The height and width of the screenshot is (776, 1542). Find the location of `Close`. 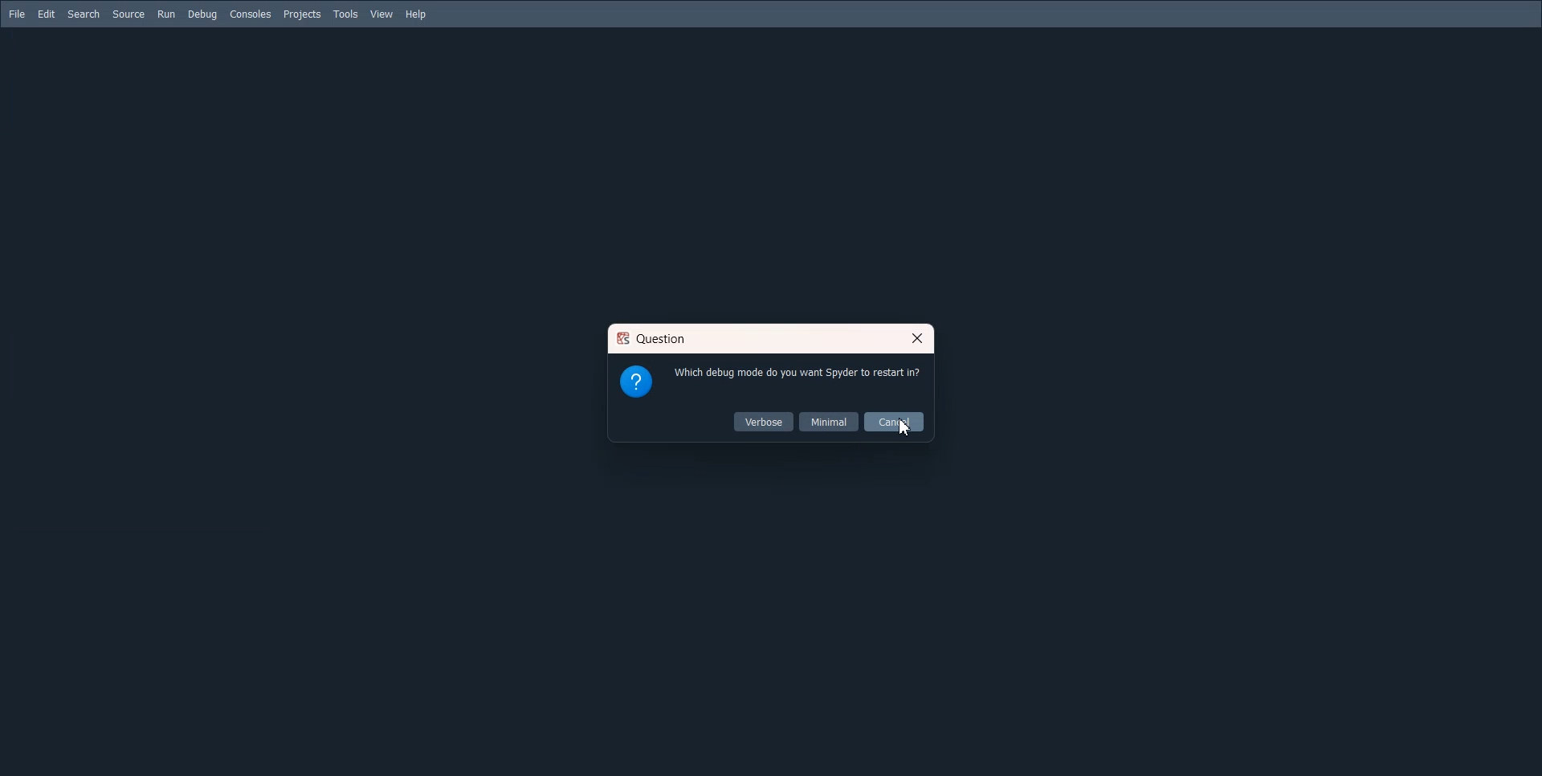

Close is located at coordinates (916, 338).